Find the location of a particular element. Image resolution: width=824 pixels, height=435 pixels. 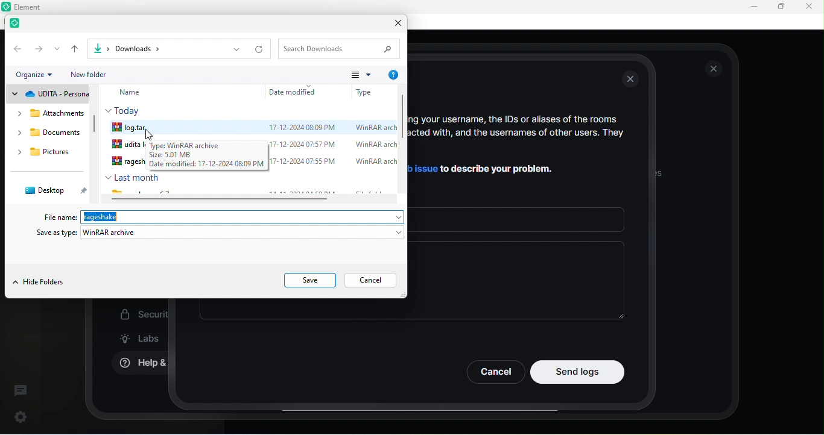

date modified is located at coordinates (296, 92).